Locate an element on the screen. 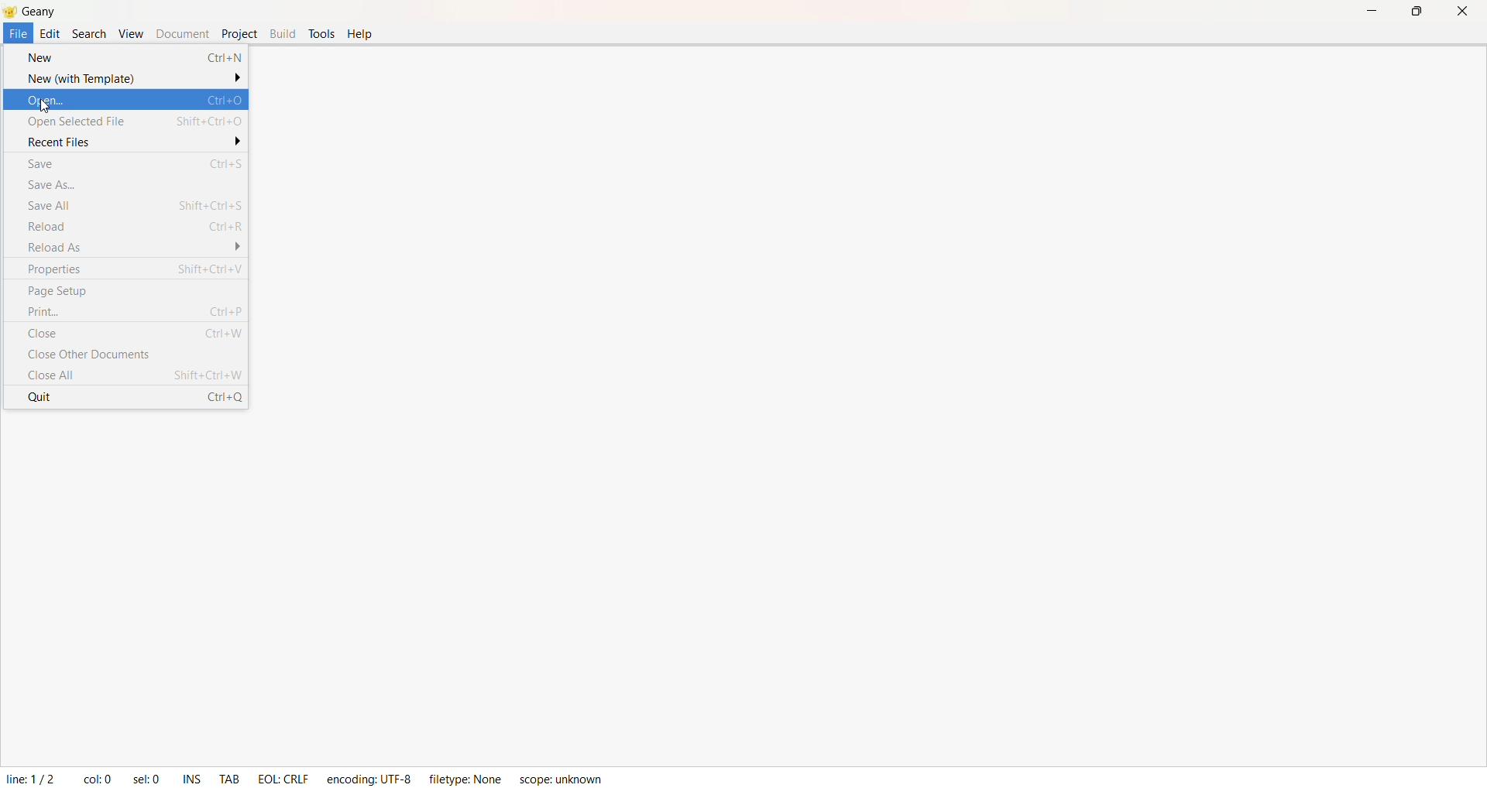 This screenshot has width=1487, height=788. New is located at coordinates (136, 57).